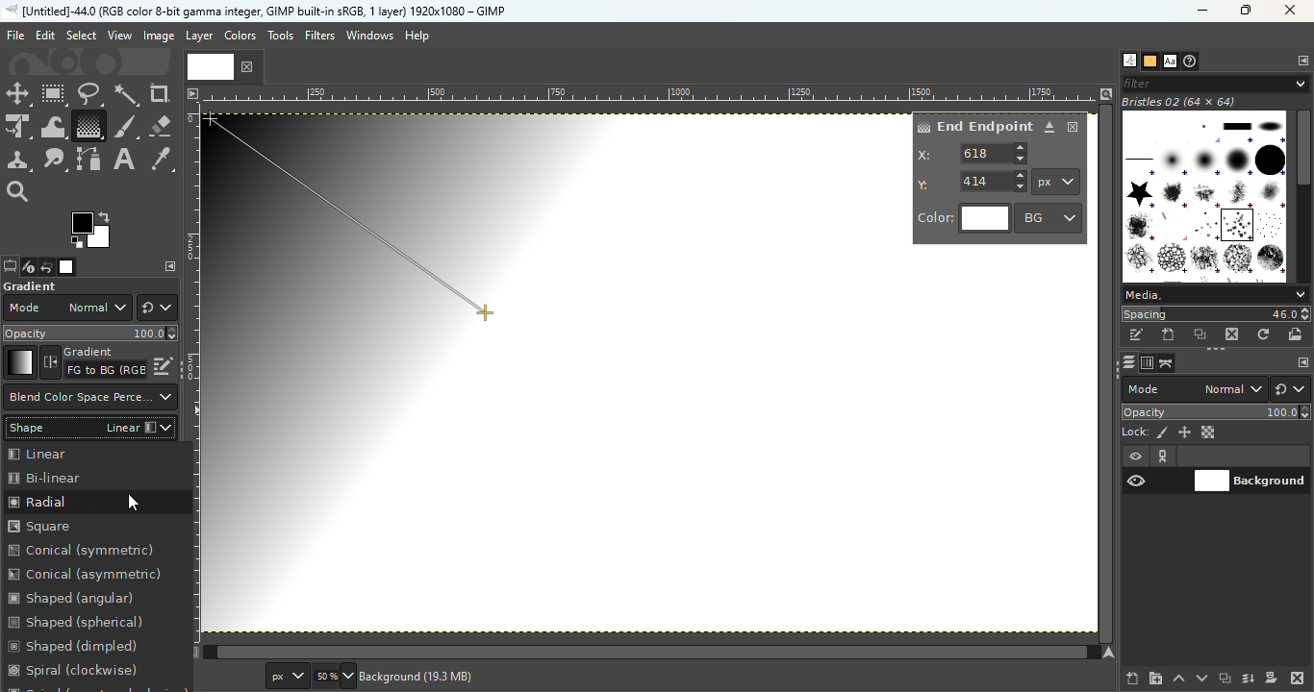  What do you see at coordinates (94, 231) in the screenshot?
I see `The active background color` at bounding box center [94, 231].